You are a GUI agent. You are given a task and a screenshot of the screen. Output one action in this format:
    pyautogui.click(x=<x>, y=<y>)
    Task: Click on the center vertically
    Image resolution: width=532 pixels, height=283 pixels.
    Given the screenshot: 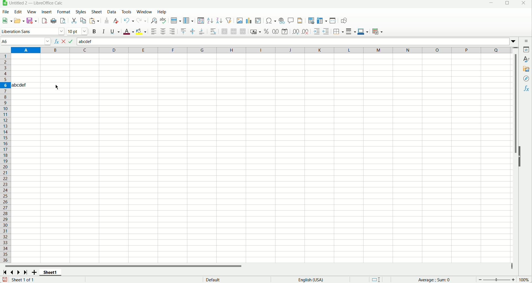 What is the action you would take?
    pyautogui.click(x=192, y=32)
    